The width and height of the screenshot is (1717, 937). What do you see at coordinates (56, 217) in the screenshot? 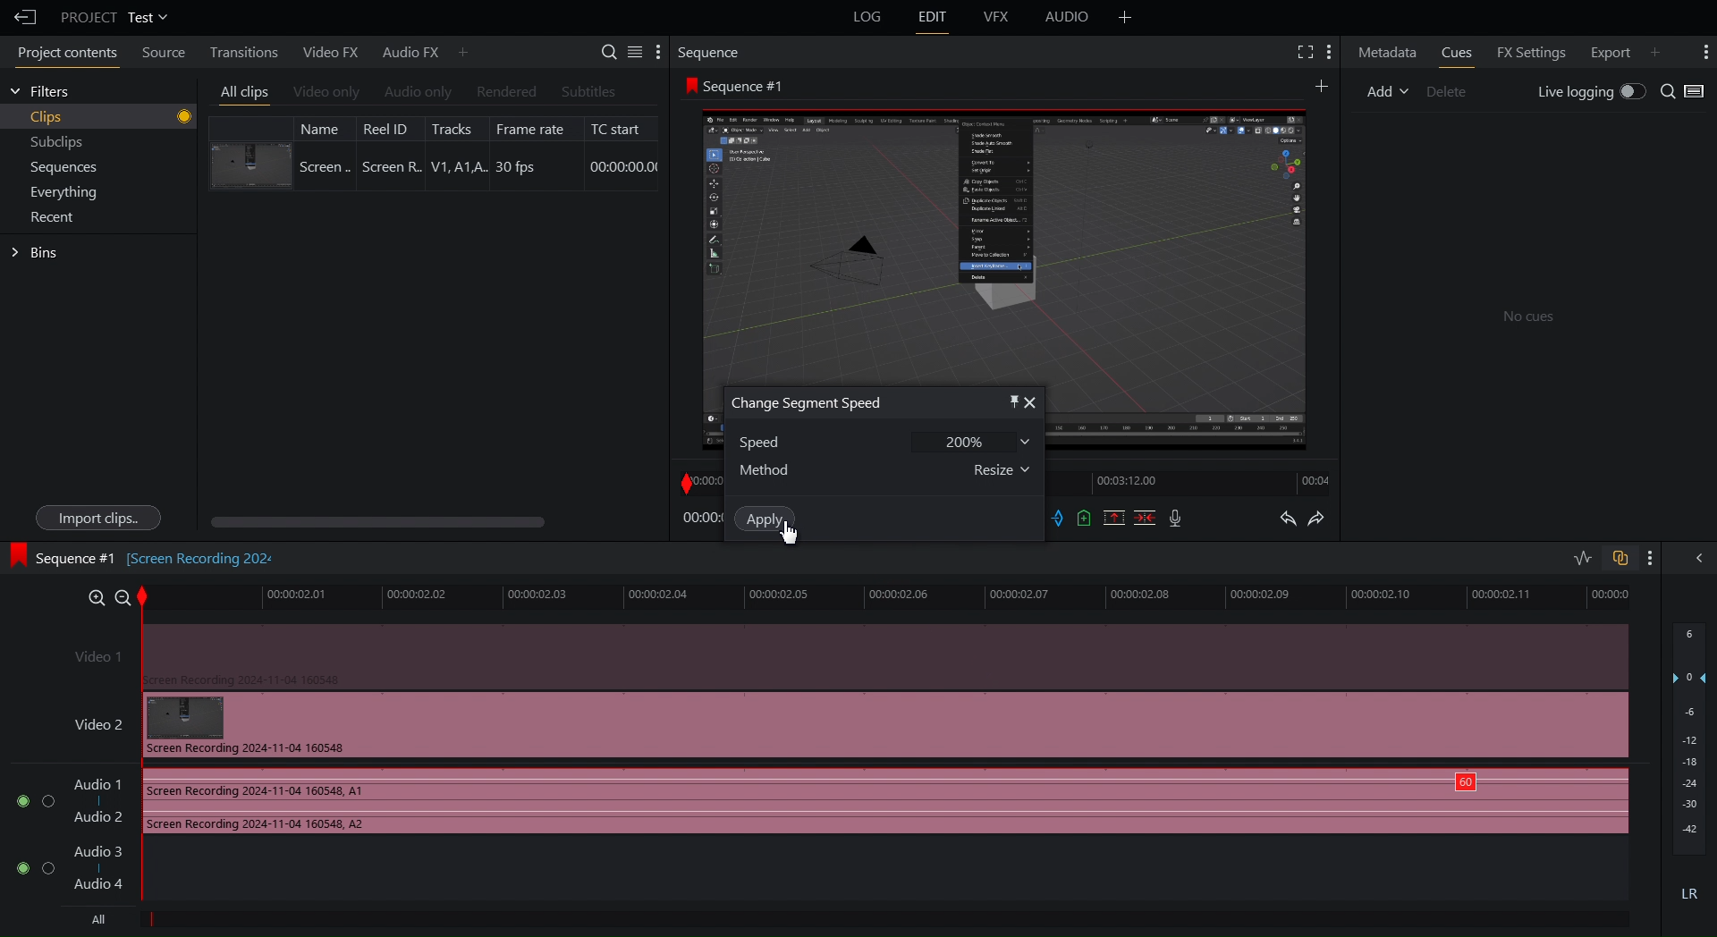
I see `Recent` at bounding box center [56, 217].